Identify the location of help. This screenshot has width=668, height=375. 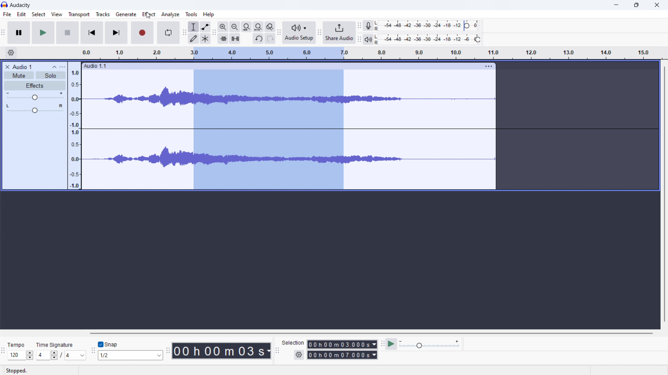
(208, 15).